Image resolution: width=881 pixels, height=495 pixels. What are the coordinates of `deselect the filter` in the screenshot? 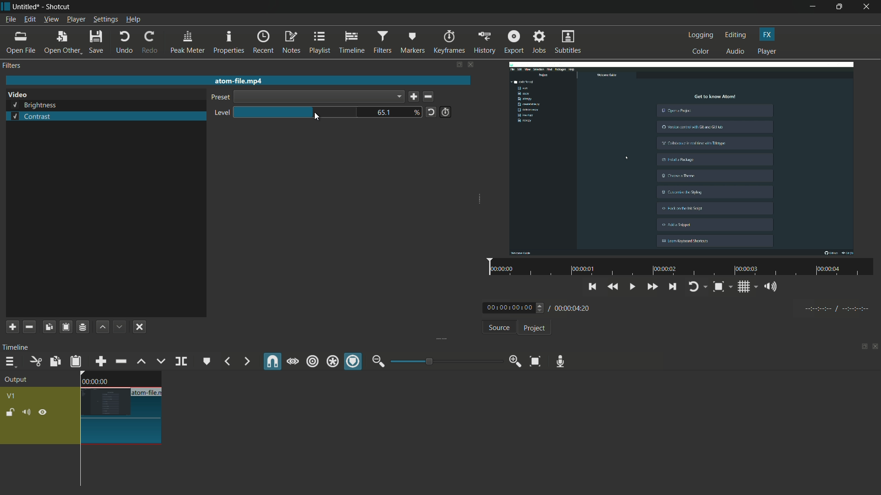 It's located at (139, 327).